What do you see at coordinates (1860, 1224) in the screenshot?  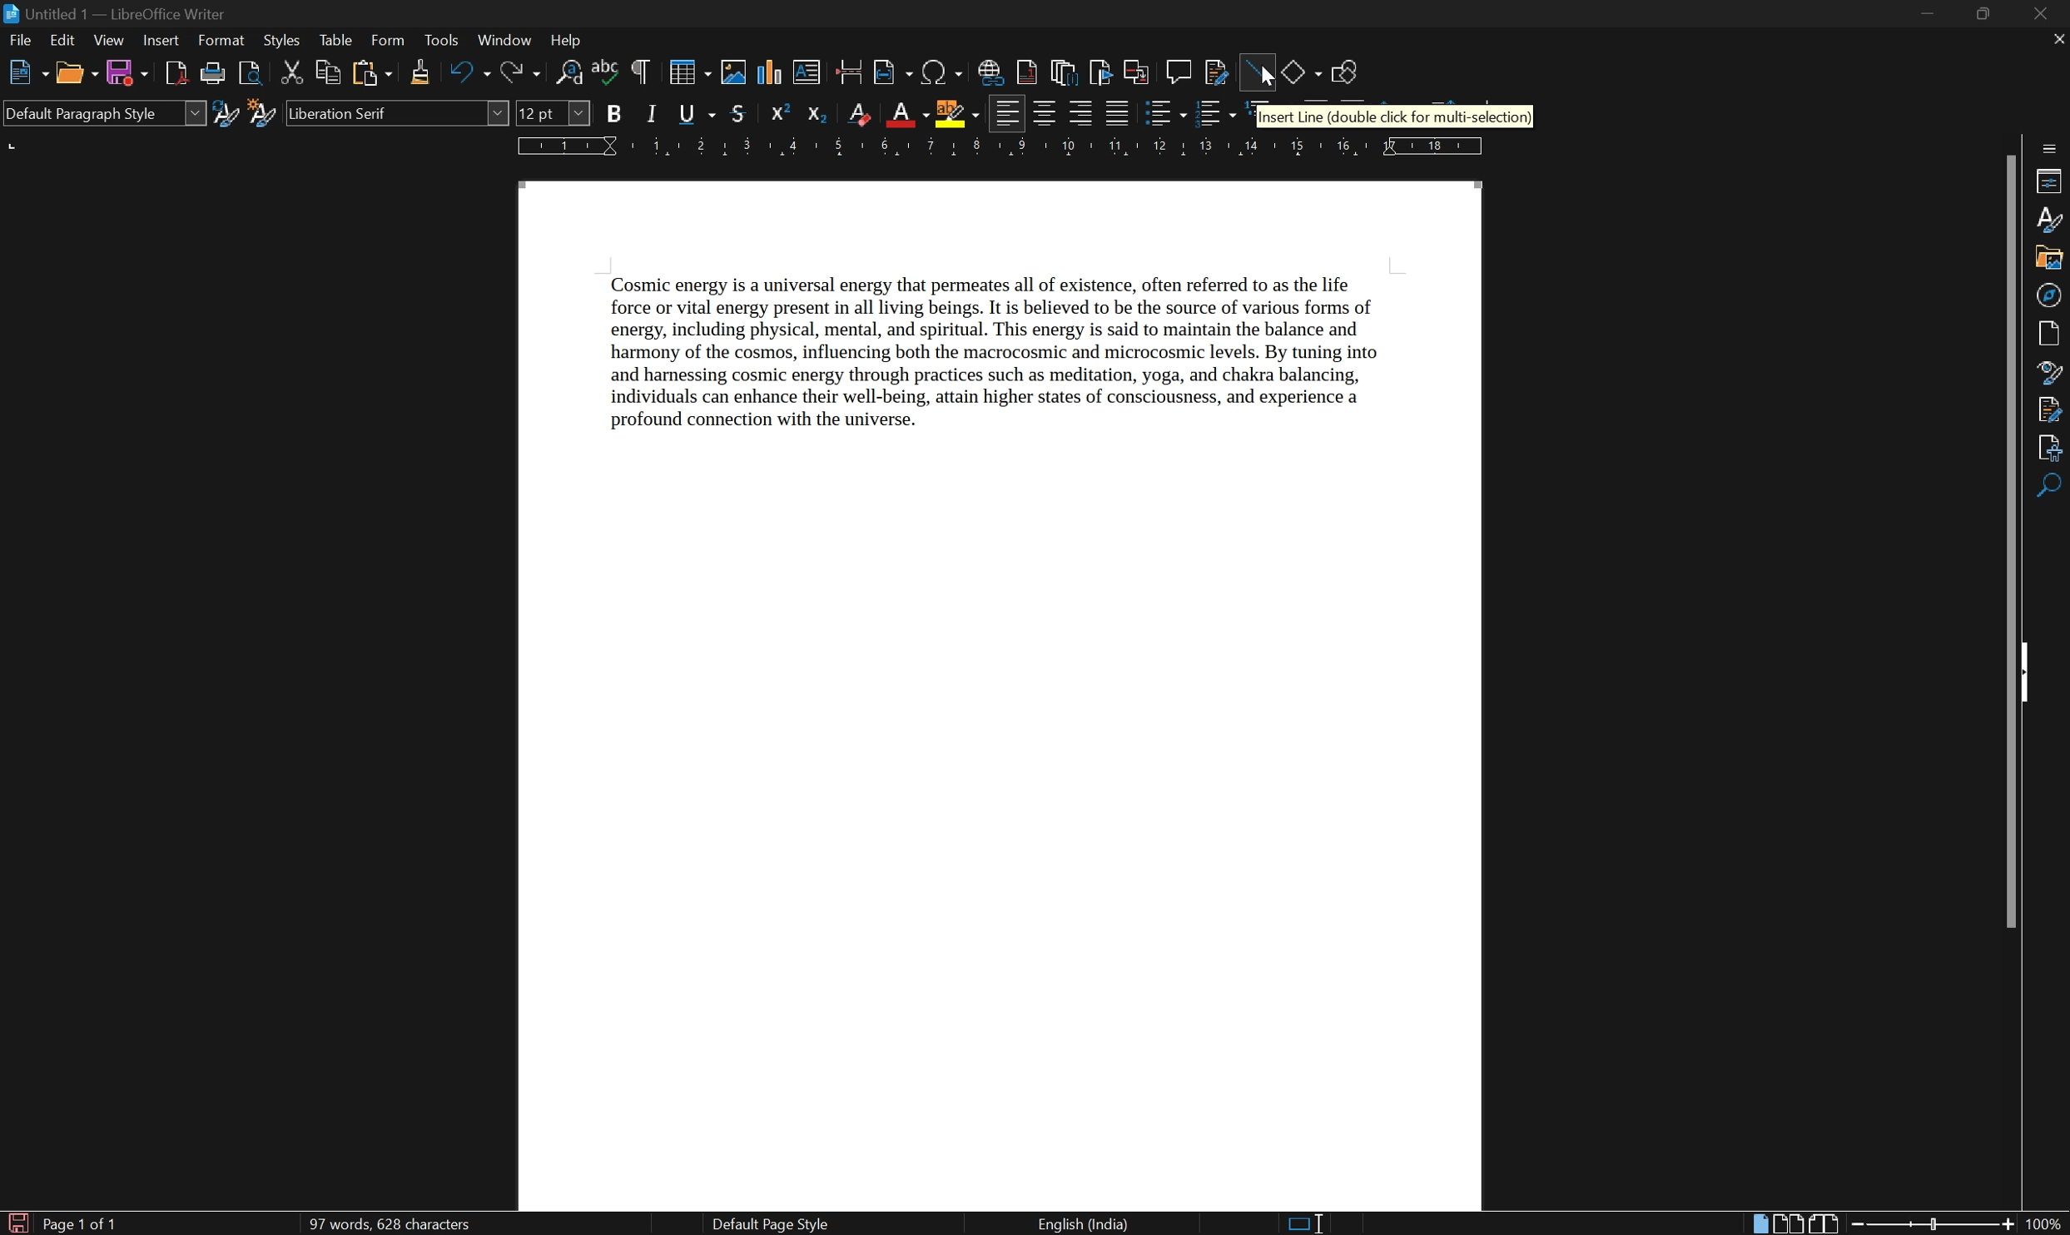 I see `zoom out` at bounding box center [1860, 1224].